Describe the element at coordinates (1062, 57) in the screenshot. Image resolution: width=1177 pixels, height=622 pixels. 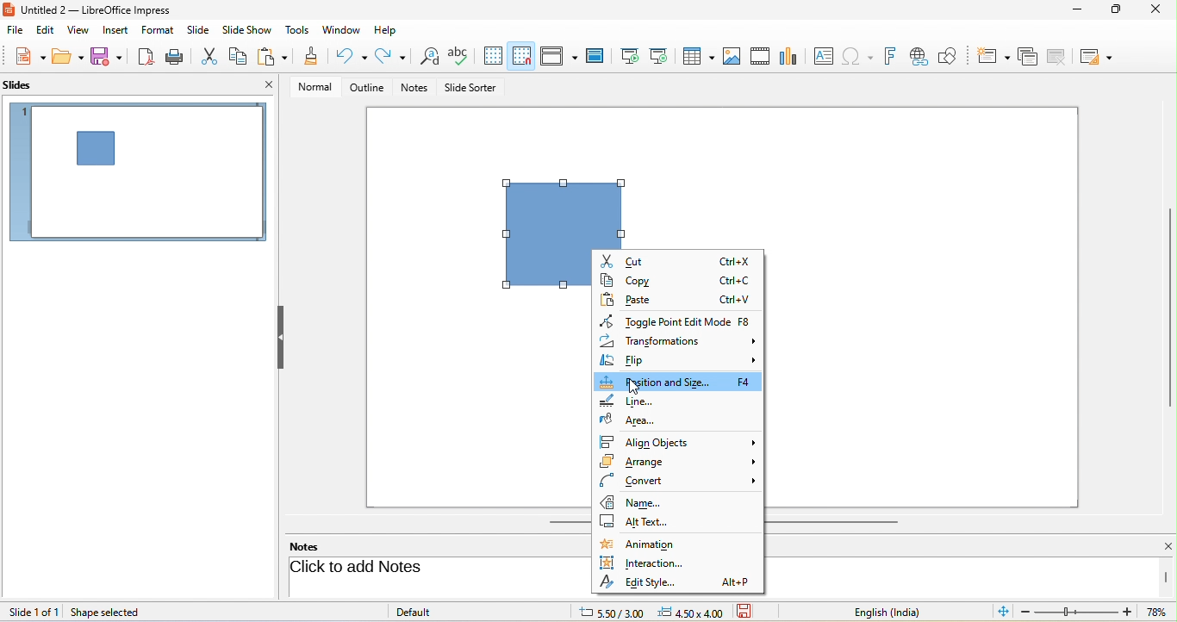
I see `delete slide` at that location.